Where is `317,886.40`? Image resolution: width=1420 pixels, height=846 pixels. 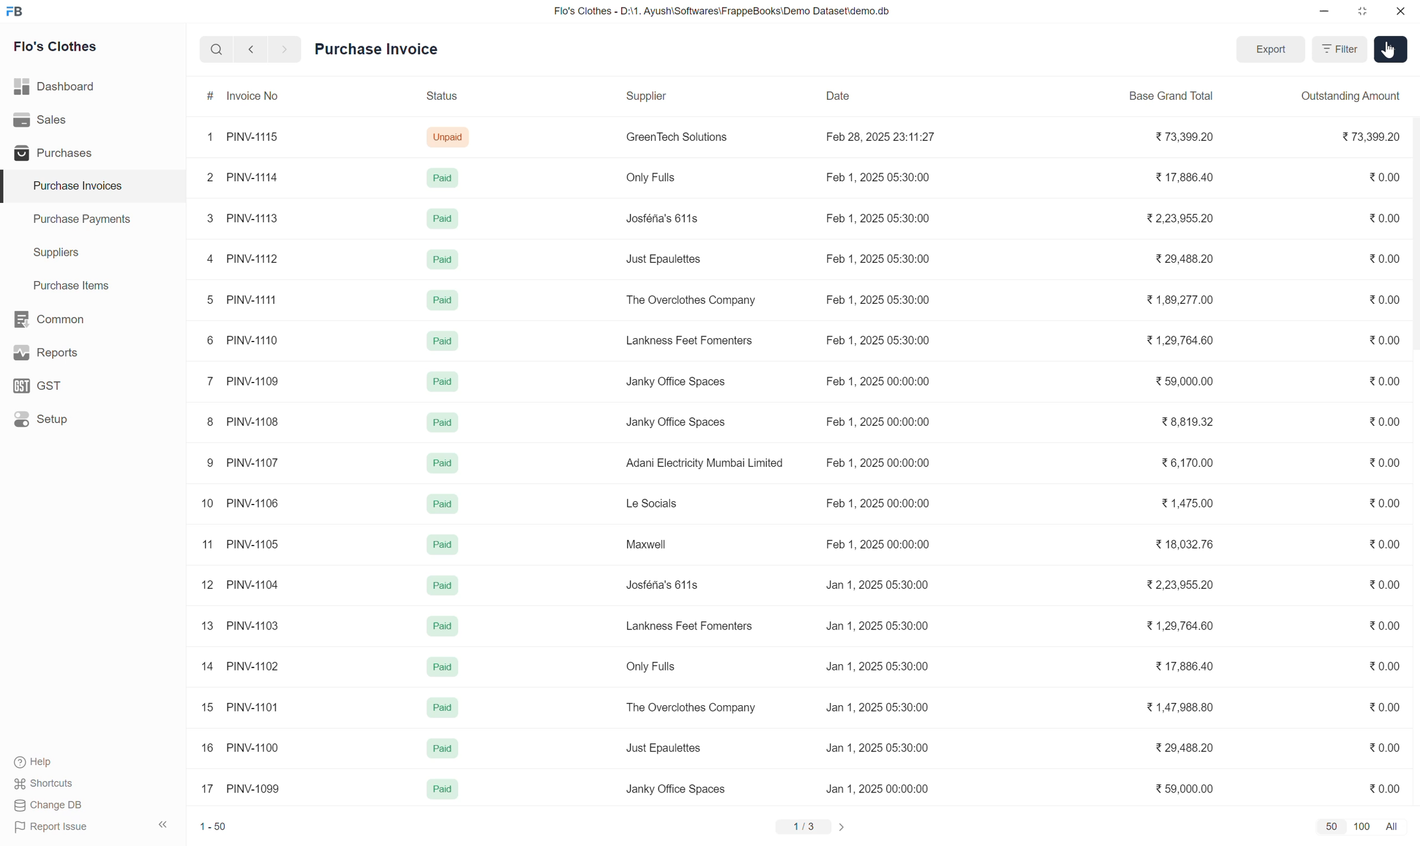
317,886.40 is located at coordinates (1189, 180).